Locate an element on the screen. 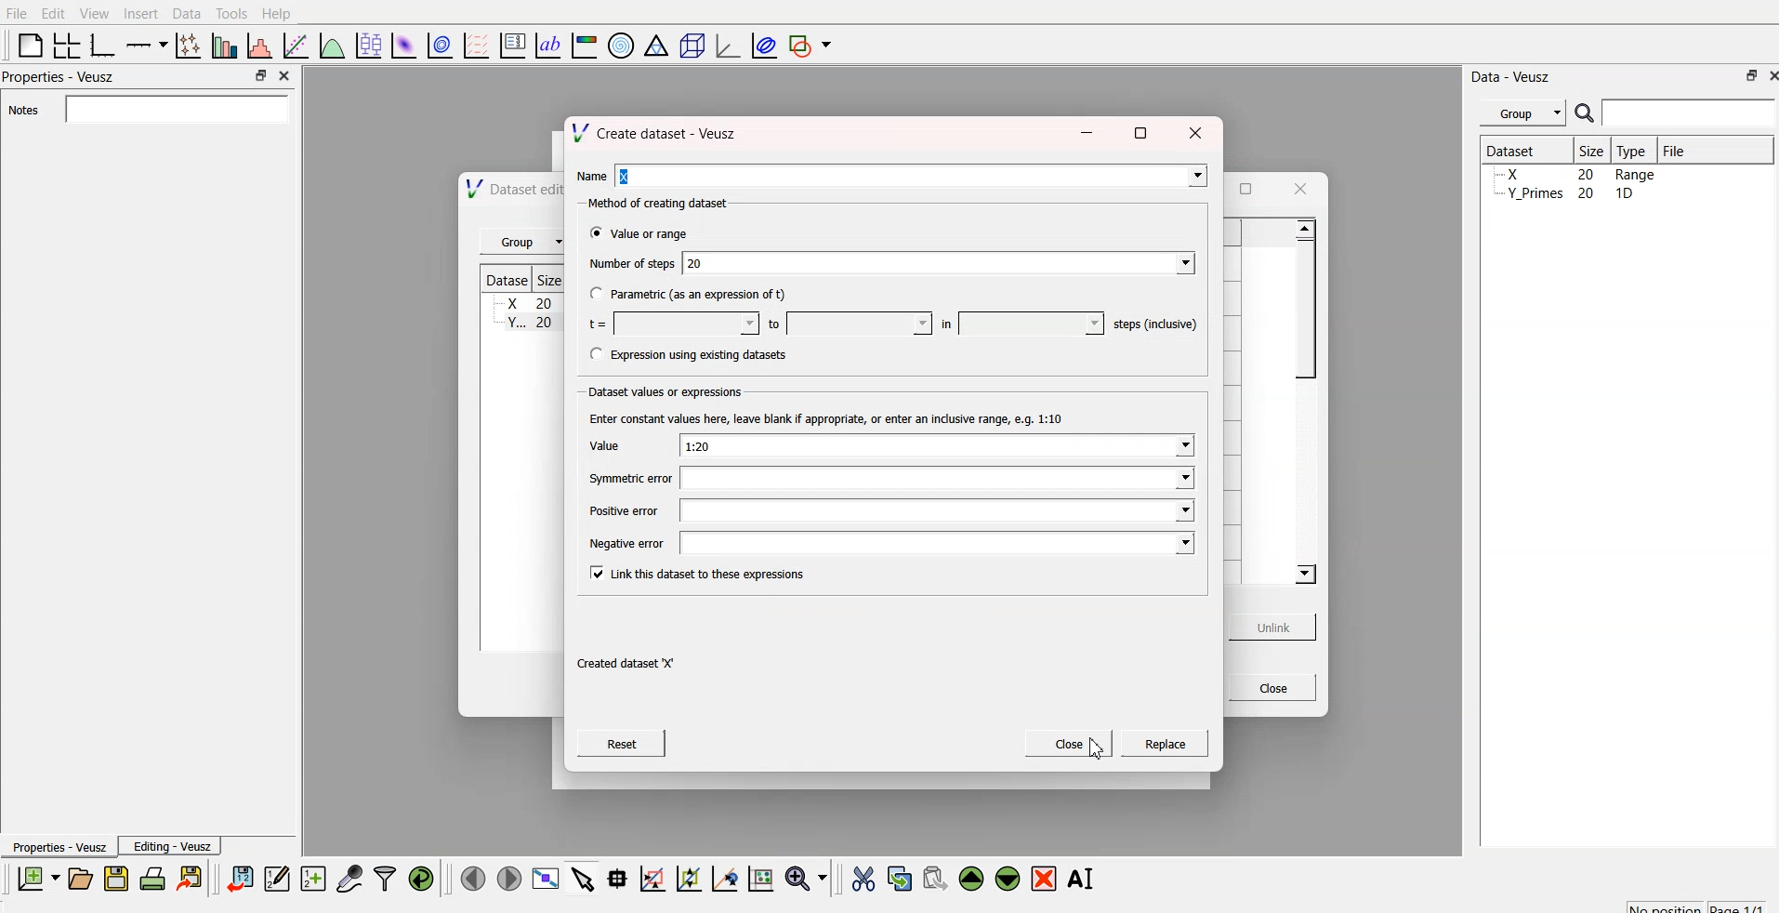 The width and height of the screenshot is (1779, 913). move to previous page is located at coordinates (470, 878).